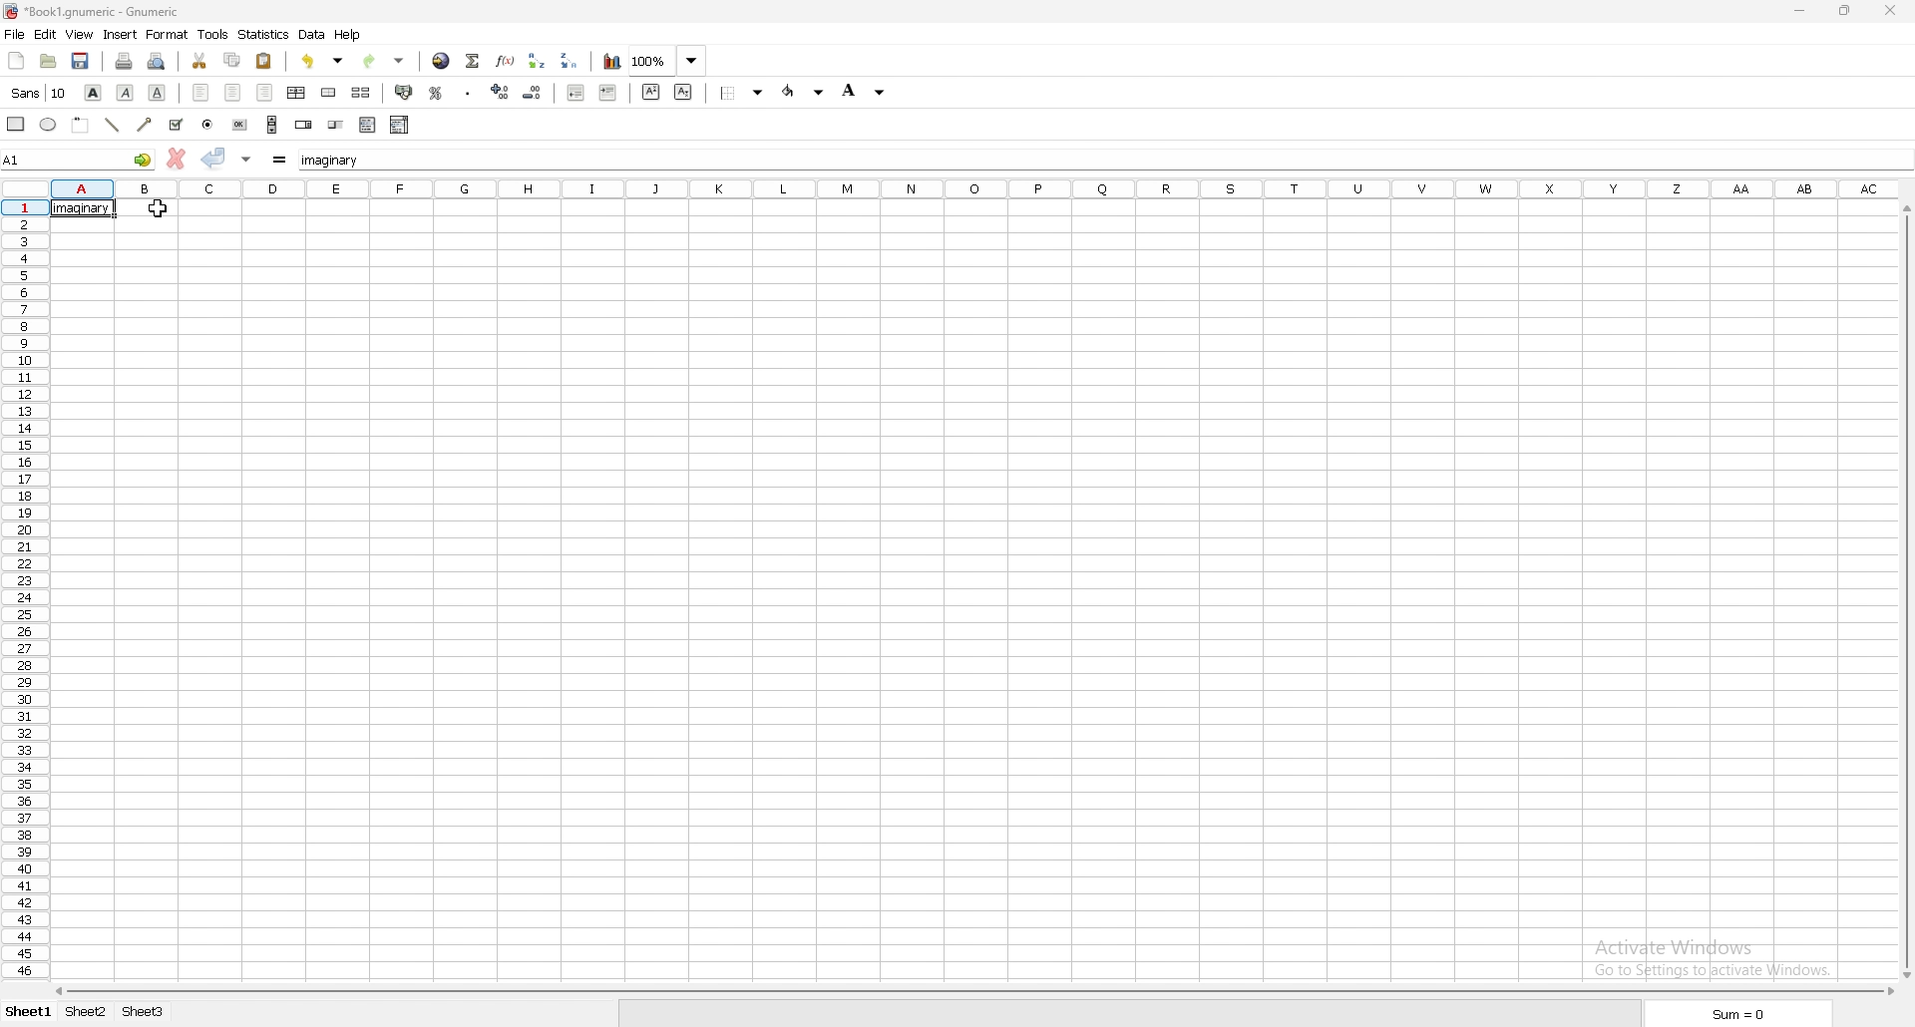 Image resolution: width=1915 pixels, height=1027 pixels. Describe the element at coordinates (145, 126) in the screenshot. I see `arrowed line` at that location.